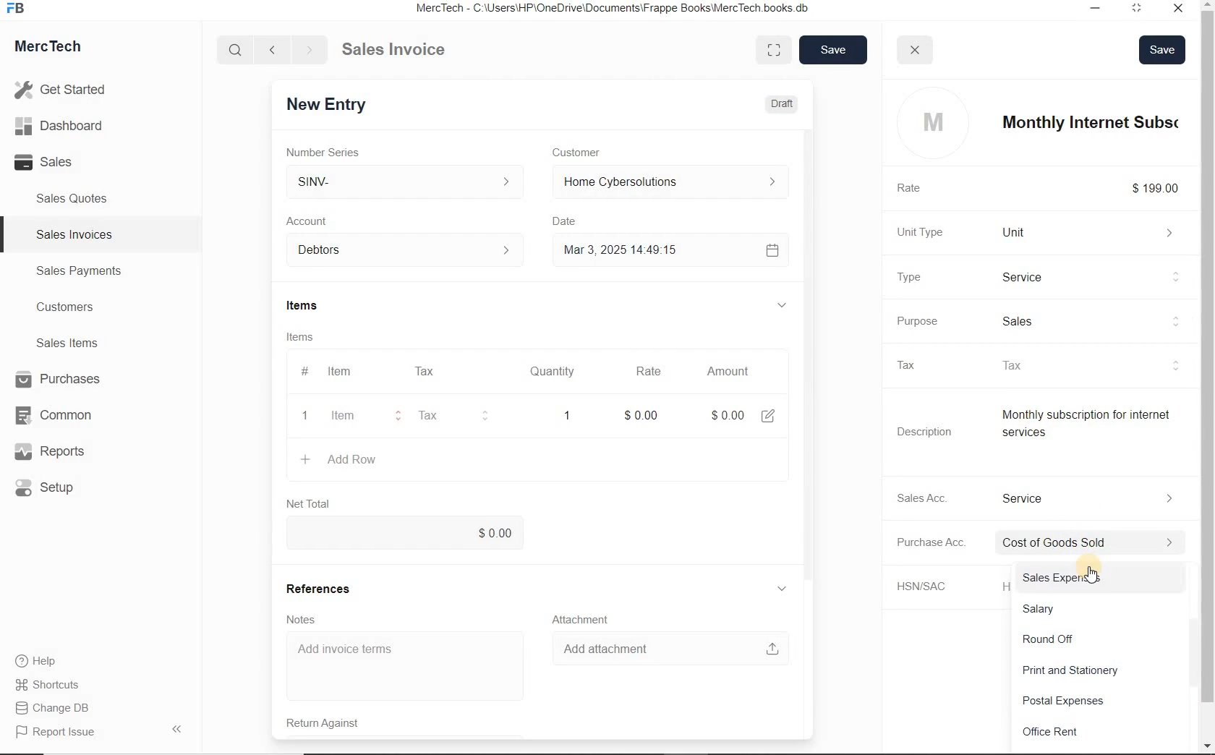 This screenshot has height=755, width=1215. I want to click on MercTech - C:\Users\HP\OneDrive\Documents\Frappe Books\MercTech books db, so click(622, 9).